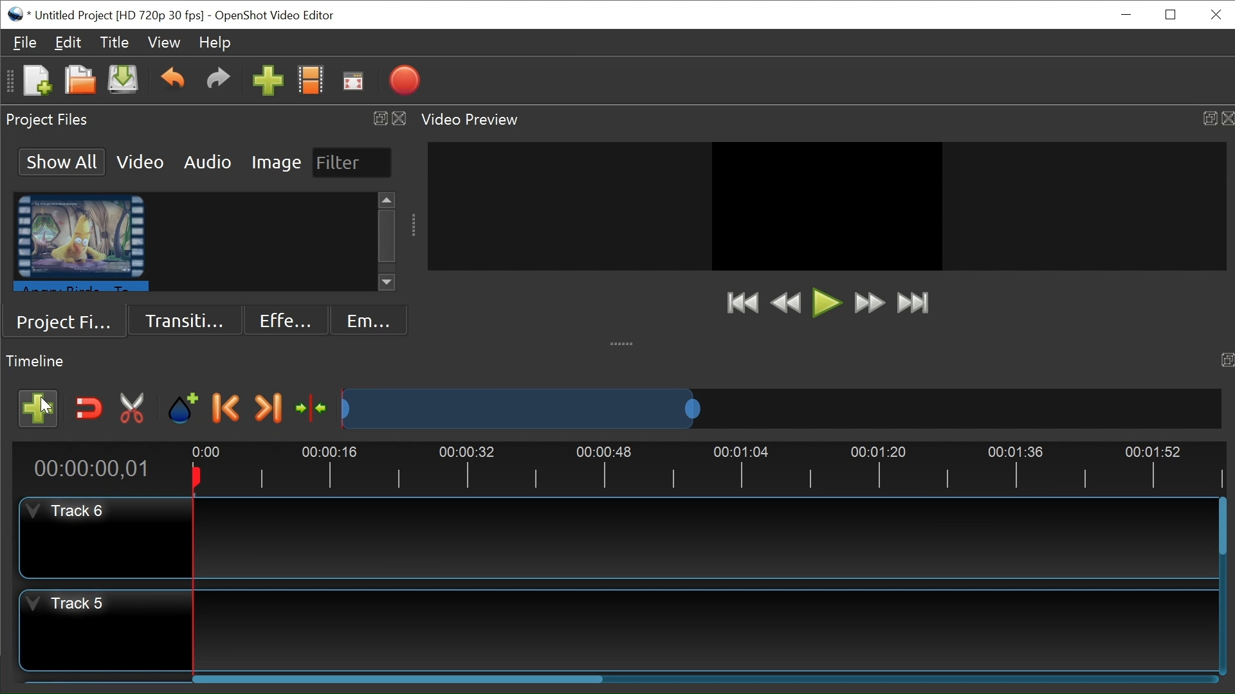  I want to click on Vertical Scrollbar, so click(1224, 532).